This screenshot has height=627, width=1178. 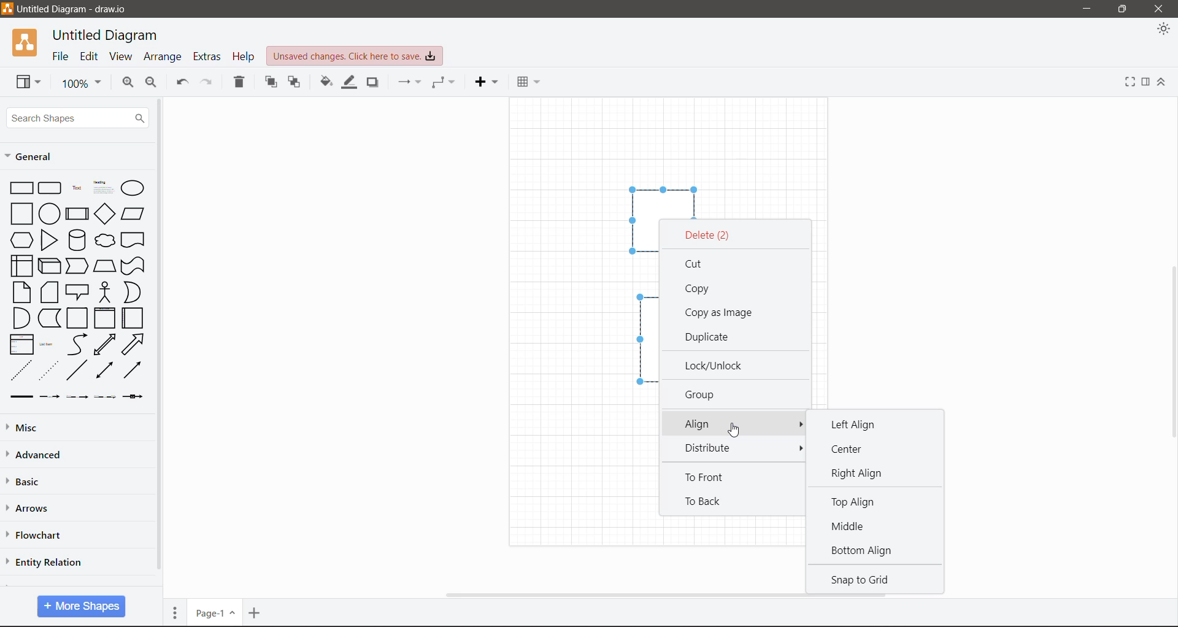 I want to click on Zoom, so click(x=79, y=82).